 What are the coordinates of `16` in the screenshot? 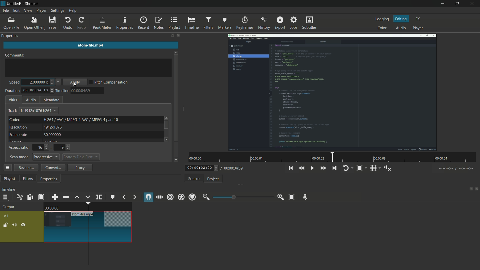 It's located at (40, 148).